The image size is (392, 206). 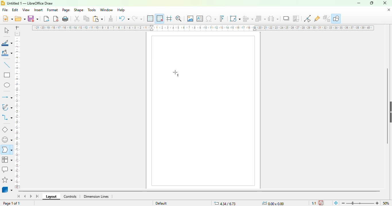 I want to click on format, so click(x=53, y=10).